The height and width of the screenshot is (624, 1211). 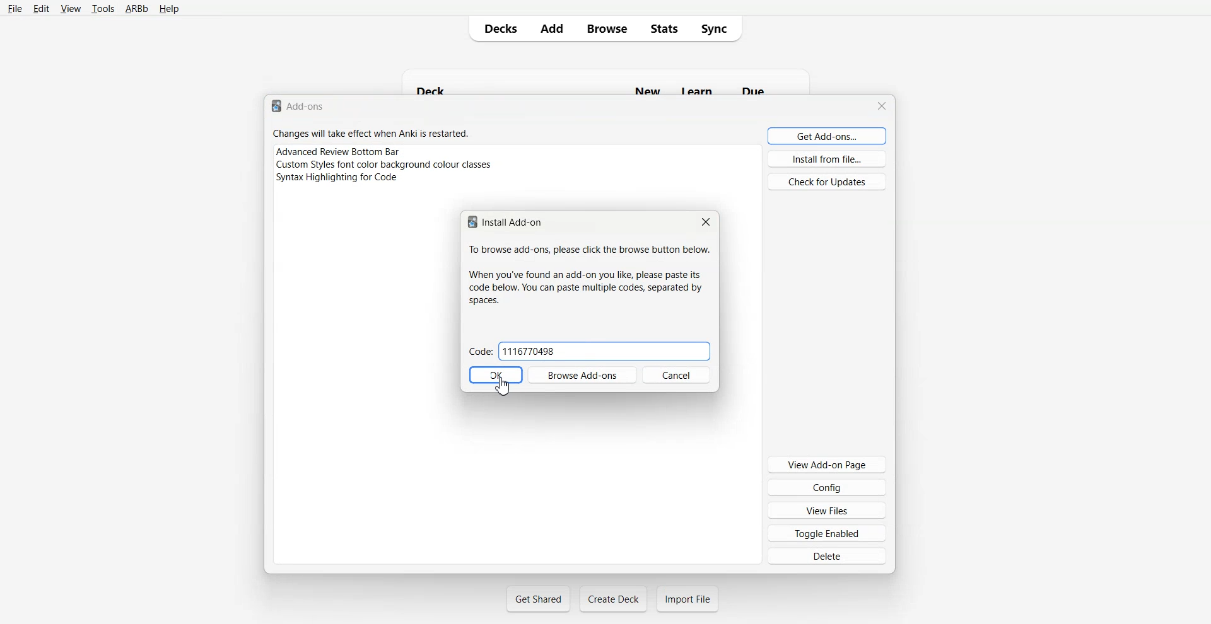 I want to click on Create Deck, so click(x=614, y=599).